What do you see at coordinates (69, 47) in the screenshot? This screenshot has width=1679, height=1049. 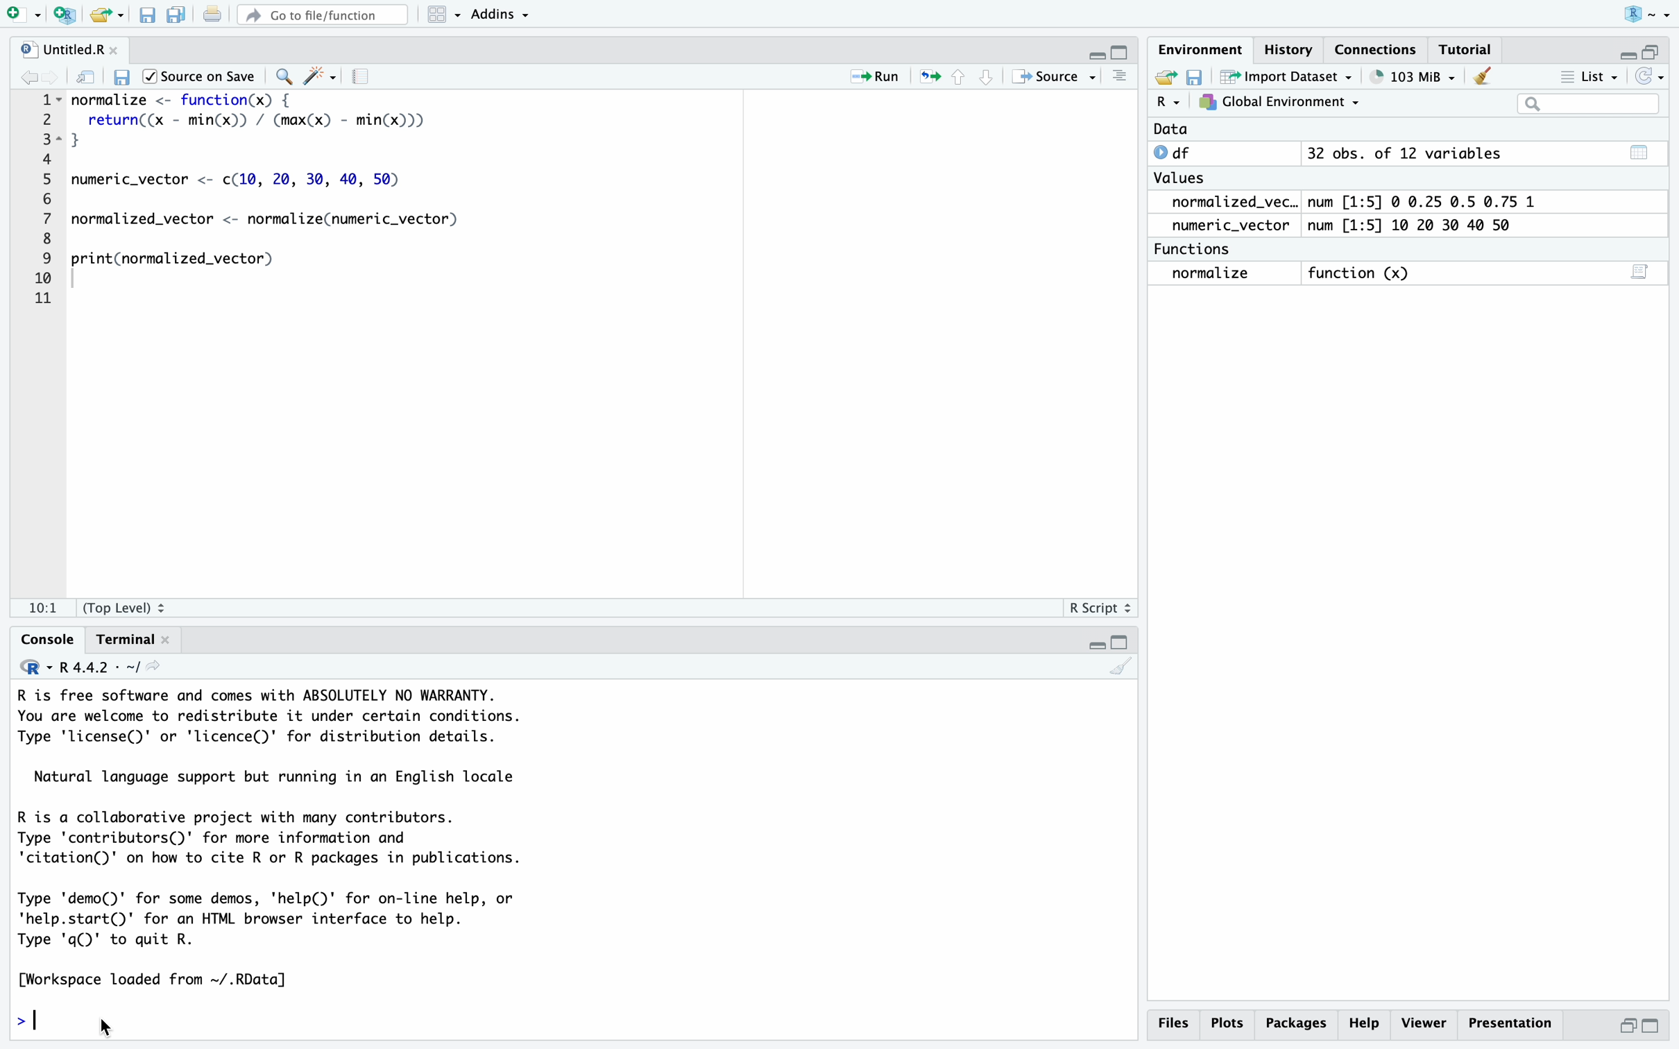 I see `Untitled.R` at bounding box center [69, 47].